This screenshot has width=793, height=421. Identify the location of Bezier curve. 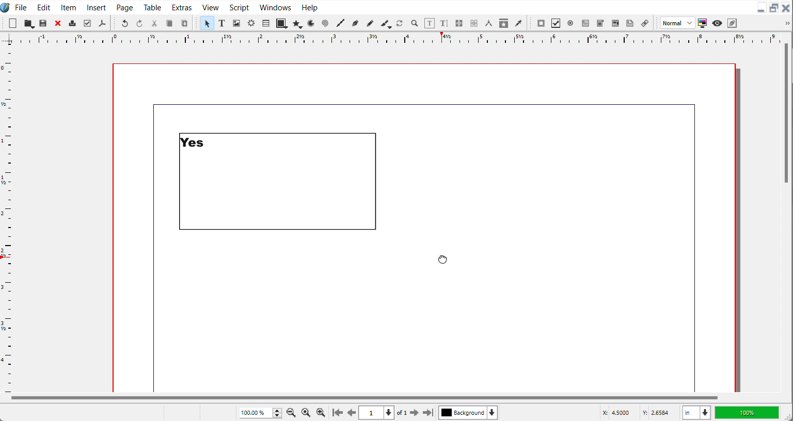
(355, 23).